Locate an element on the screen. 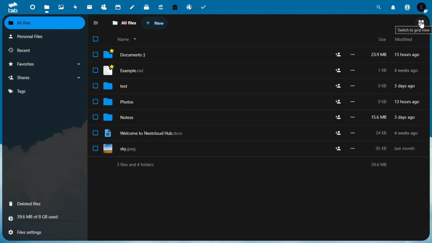 The height and width of the screenshot is (243, 432). file is located at coordinates (108, 150).